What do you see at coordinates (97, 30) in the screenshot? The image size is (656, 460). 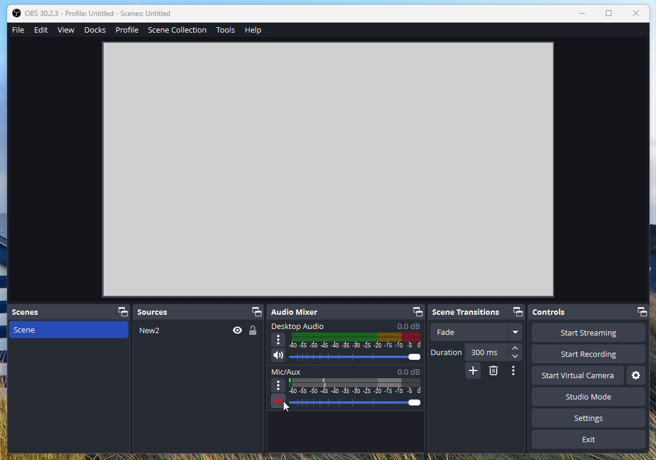 I see `Docks` at bounding box center [97, 30].